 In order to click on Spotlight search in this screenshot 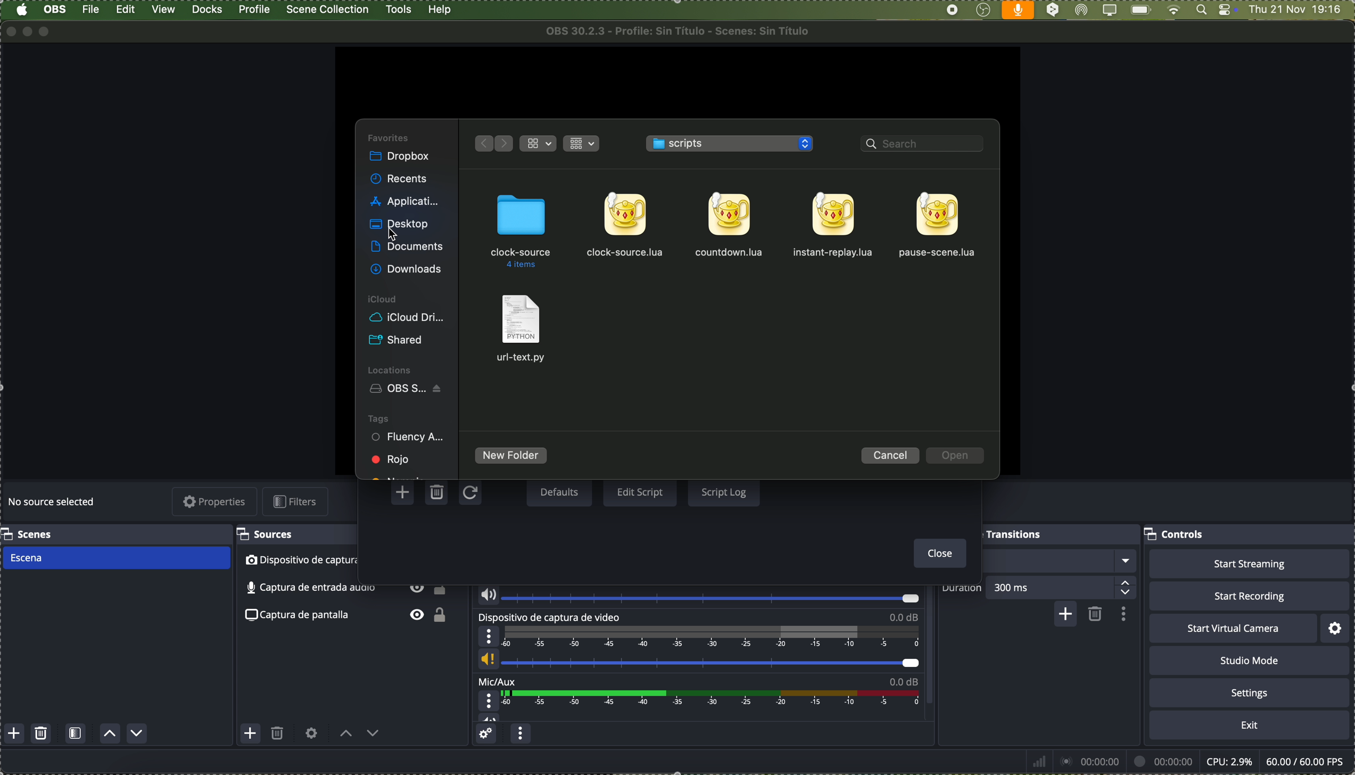, I will do `click(1200, 10)`.